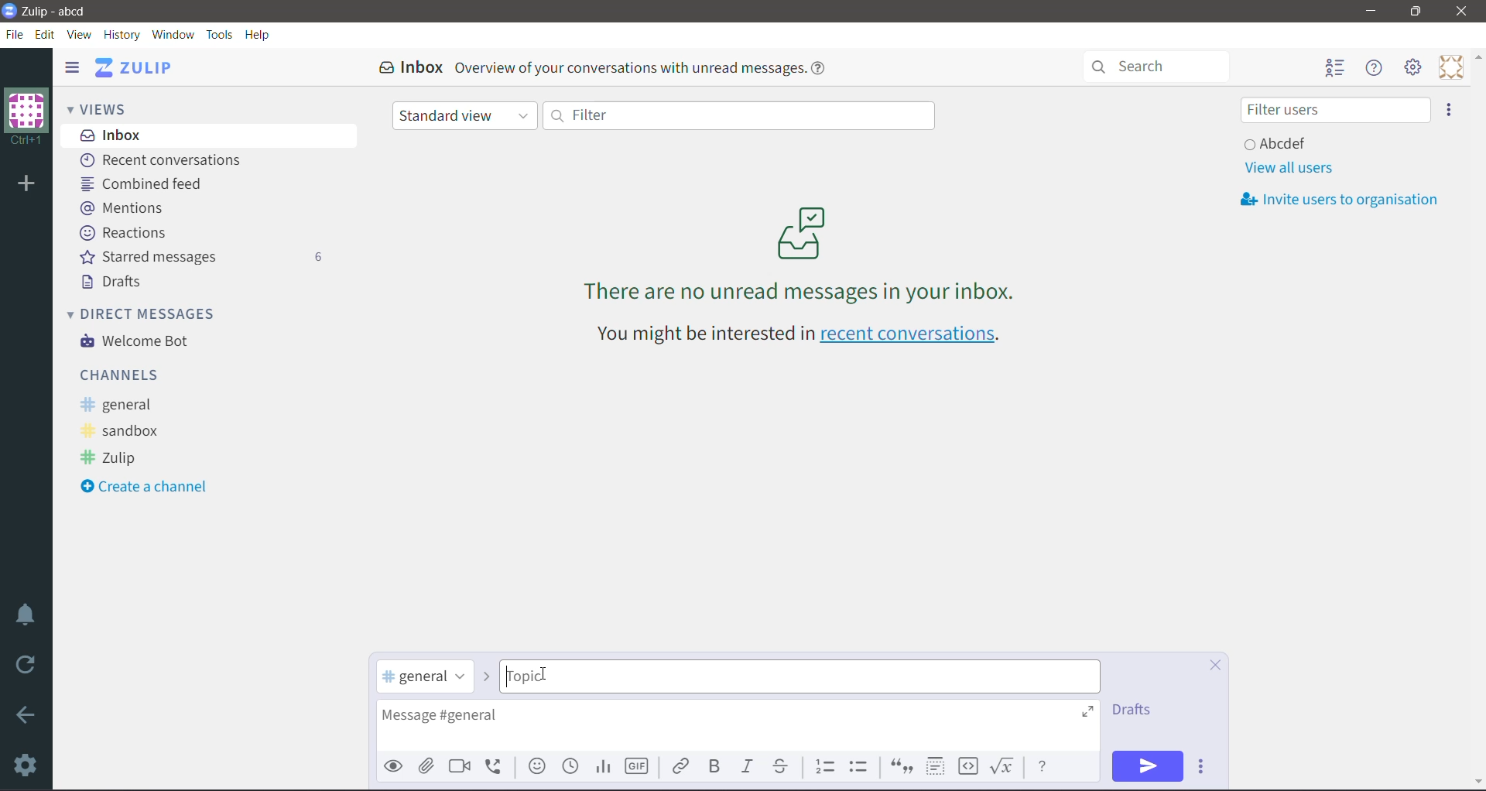 The width and height of the screenshot is (1486, 791). What do you see at coordinates (166, 161) in the screenshot?
I see `Recent conversations` at bounding box center [166, 161].